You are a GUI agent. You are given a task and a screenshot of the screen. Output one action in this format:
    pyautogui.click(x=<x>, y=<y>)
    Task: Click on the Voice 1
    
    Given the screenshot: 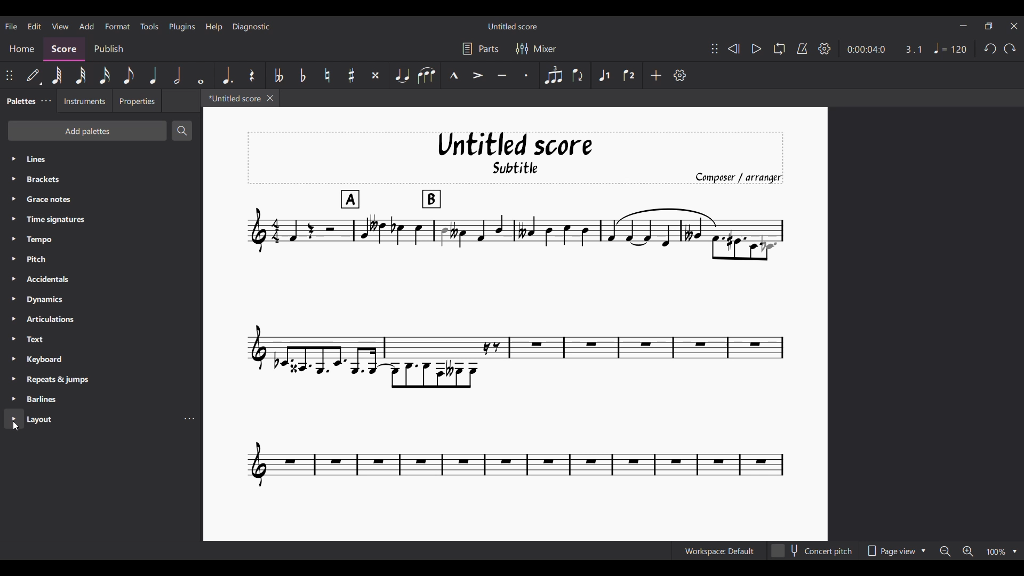 What is the action you would take?
    pyautogui.click(x=603, y=75)
    